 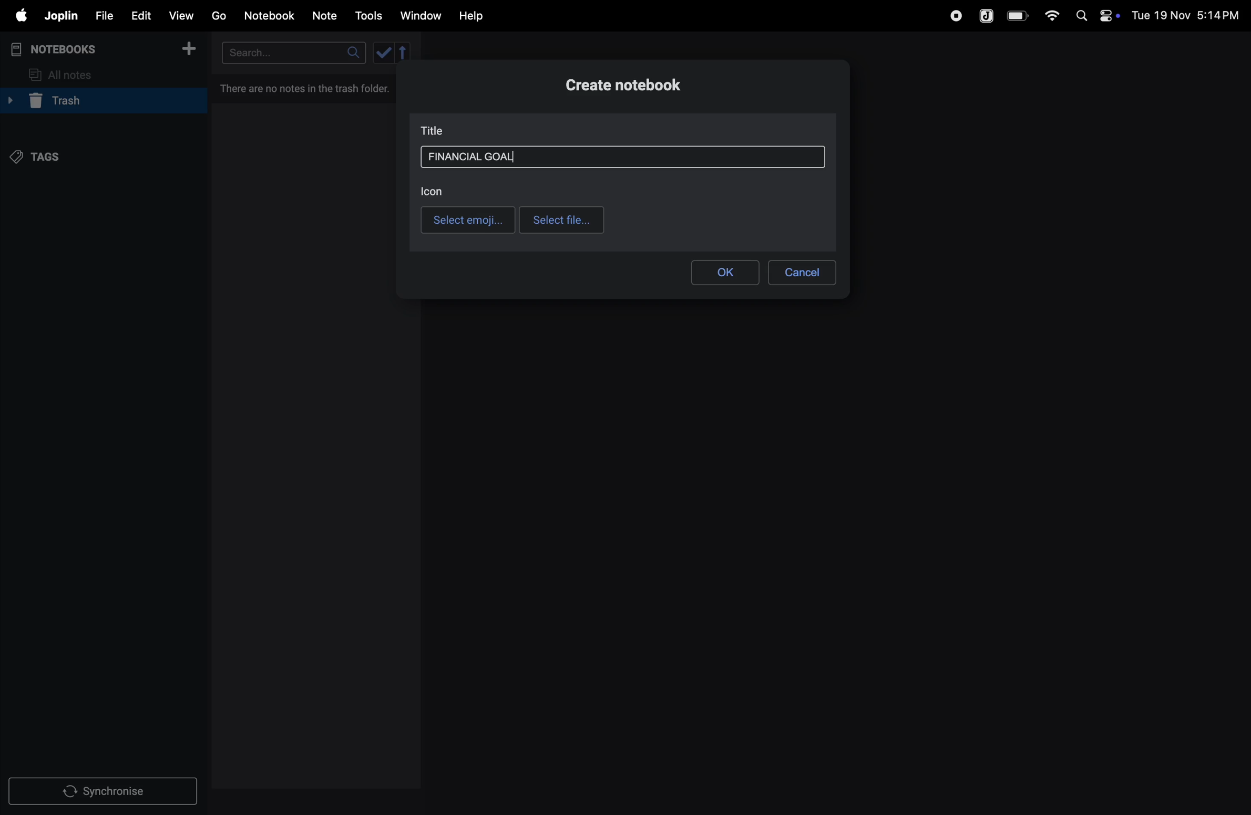 What do you see at coordinates (404, 54) in the screenshot?
I see `reverse sort order` at bounding box center [404, 54].